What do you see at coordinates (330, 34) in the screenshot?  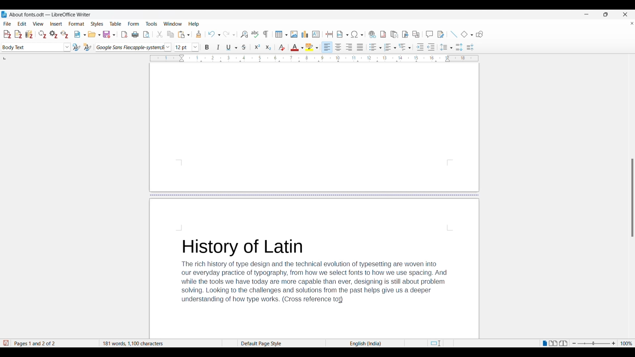 I see `Insert page break` at bounding box center [330, 34].